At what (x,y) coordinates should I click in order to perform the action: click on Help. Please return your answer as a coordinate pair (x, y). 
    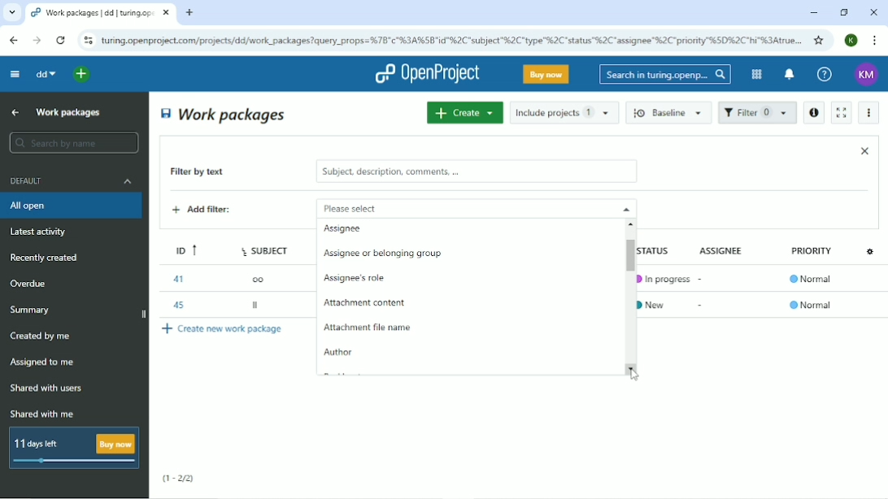
    Looking at the image, I should click on (825, 75).